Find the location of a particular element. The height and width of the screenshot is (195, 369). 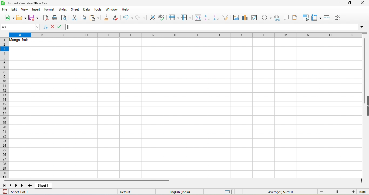

sheet 1 of 1 is located at coordinates (18, 192).